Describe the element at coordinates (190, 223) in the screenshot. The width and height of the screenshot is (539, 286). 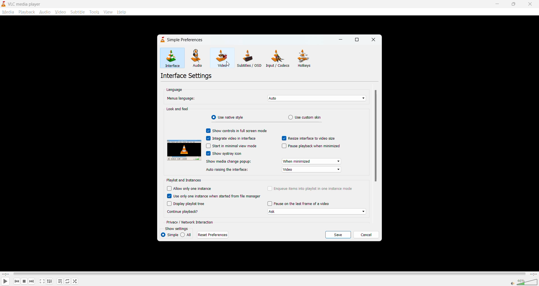
I see `privacy/network interactions` at that location.